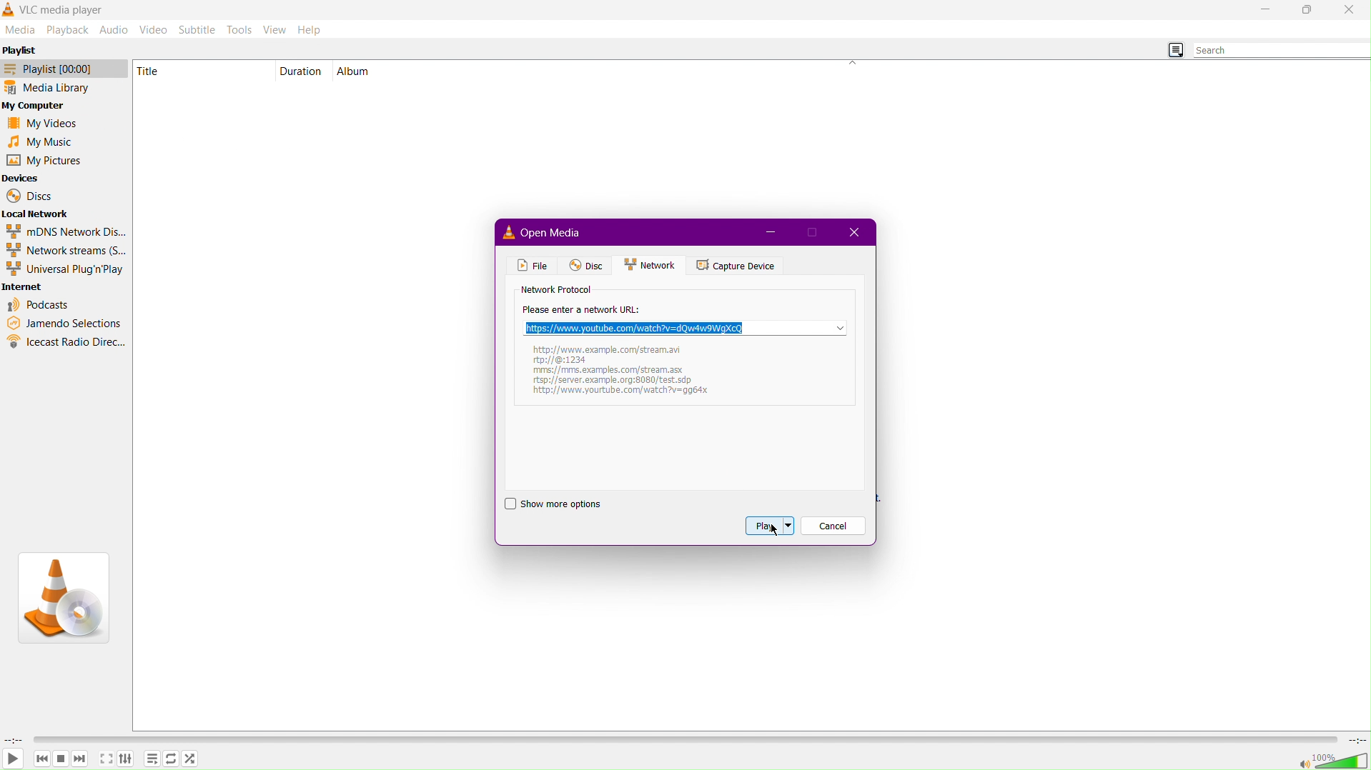  What do you see at coordinates (814, 231) in the screenshot?
I see `Maximize` at bounding box center [814, 231].